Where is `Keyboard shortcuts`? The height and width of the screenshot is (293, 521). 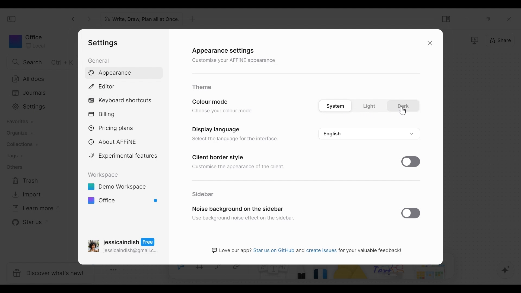 Keyboard shortcuts is located at coordinates (119, 101).